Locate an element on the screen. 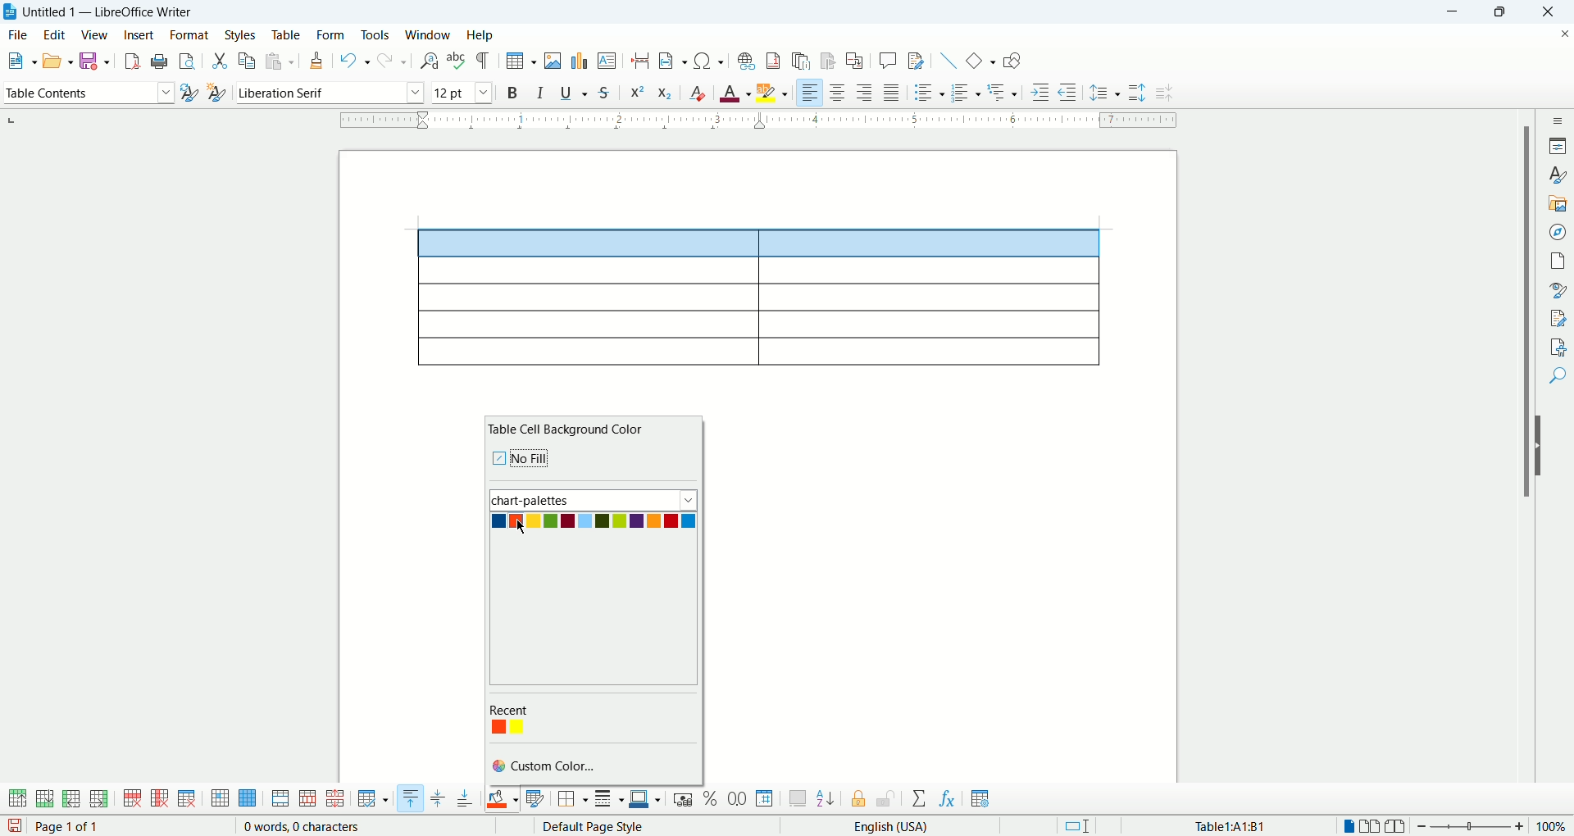 The image size is (1574, 836). insert row below is located at coordinates (46, 797).